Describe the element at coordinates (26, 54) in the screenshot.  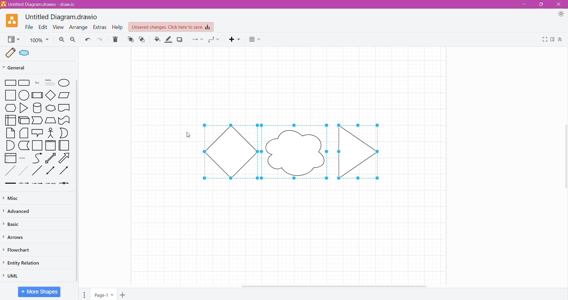
I see `Scratchpad sample shape 2` at that location.